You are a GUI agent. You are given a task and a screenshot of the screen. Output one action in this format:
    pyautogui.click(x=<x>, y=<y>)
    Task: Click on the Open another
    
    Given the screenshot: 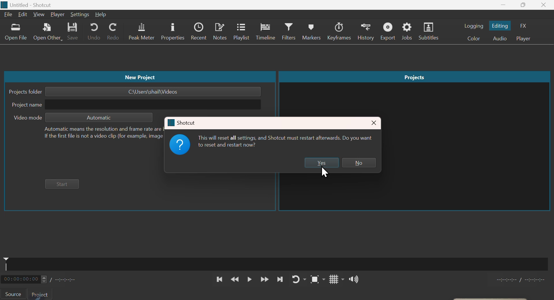 What is the action you would take?
    pyautogui.click(x=48, y=33)
    